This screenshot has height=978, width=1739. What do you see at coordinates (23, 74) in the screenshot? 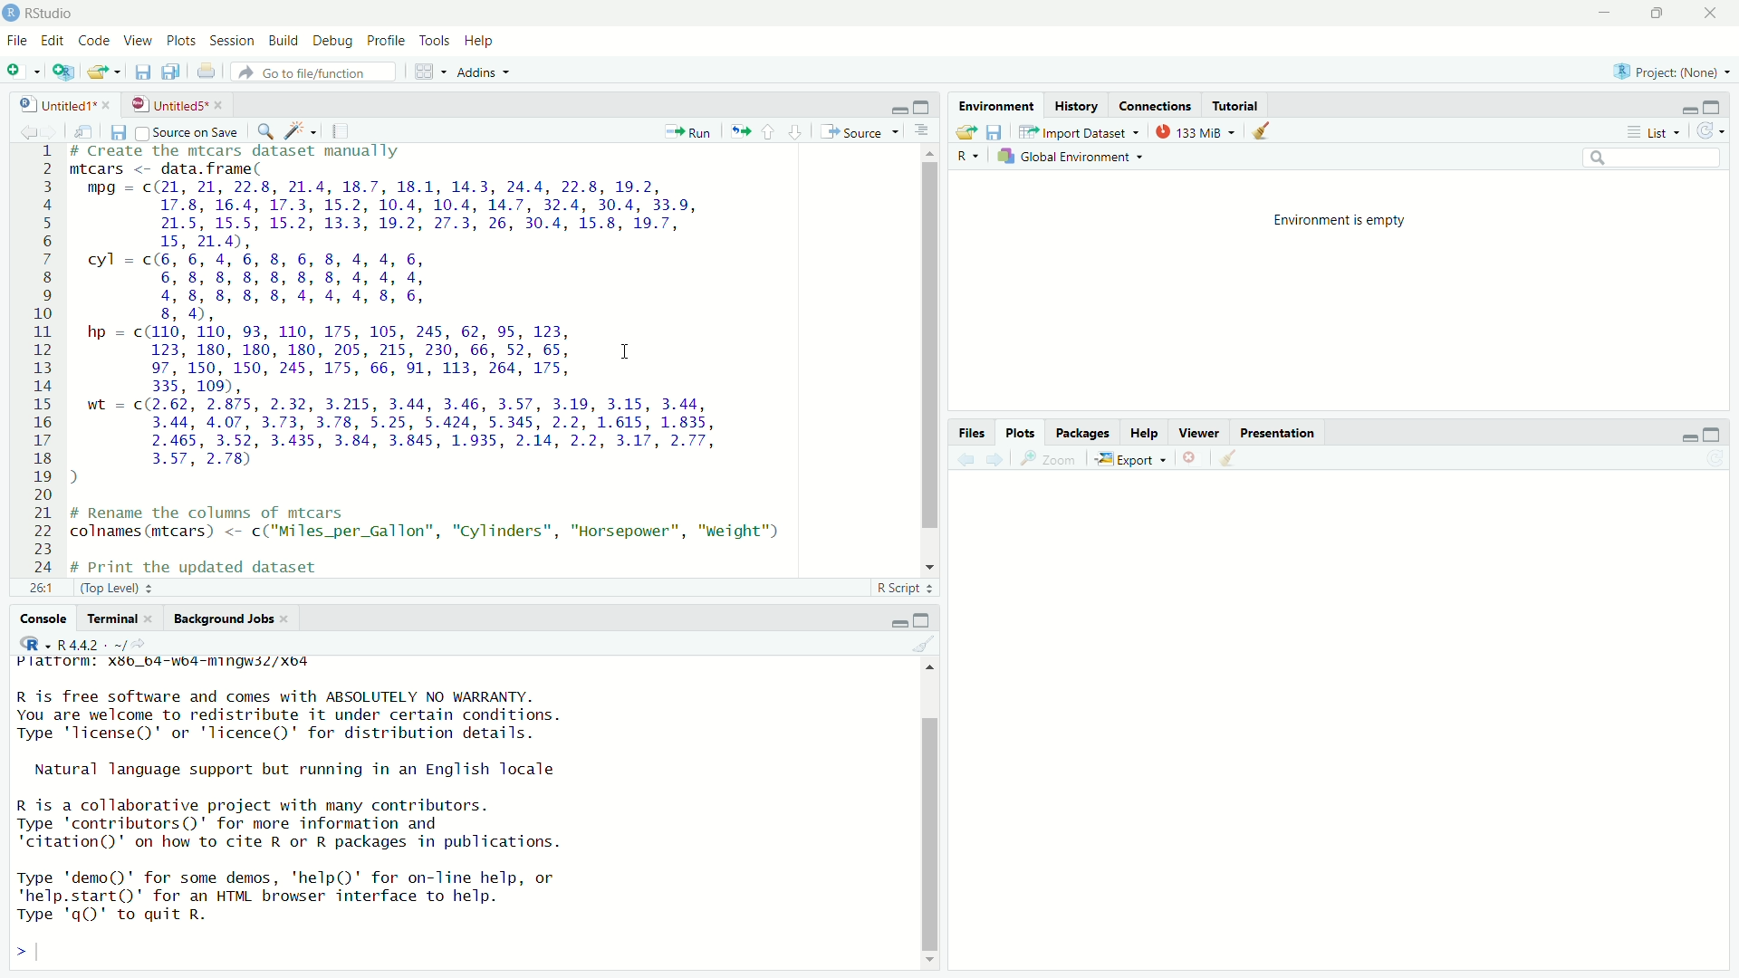
I see `add` at bounding box center [23, 74].